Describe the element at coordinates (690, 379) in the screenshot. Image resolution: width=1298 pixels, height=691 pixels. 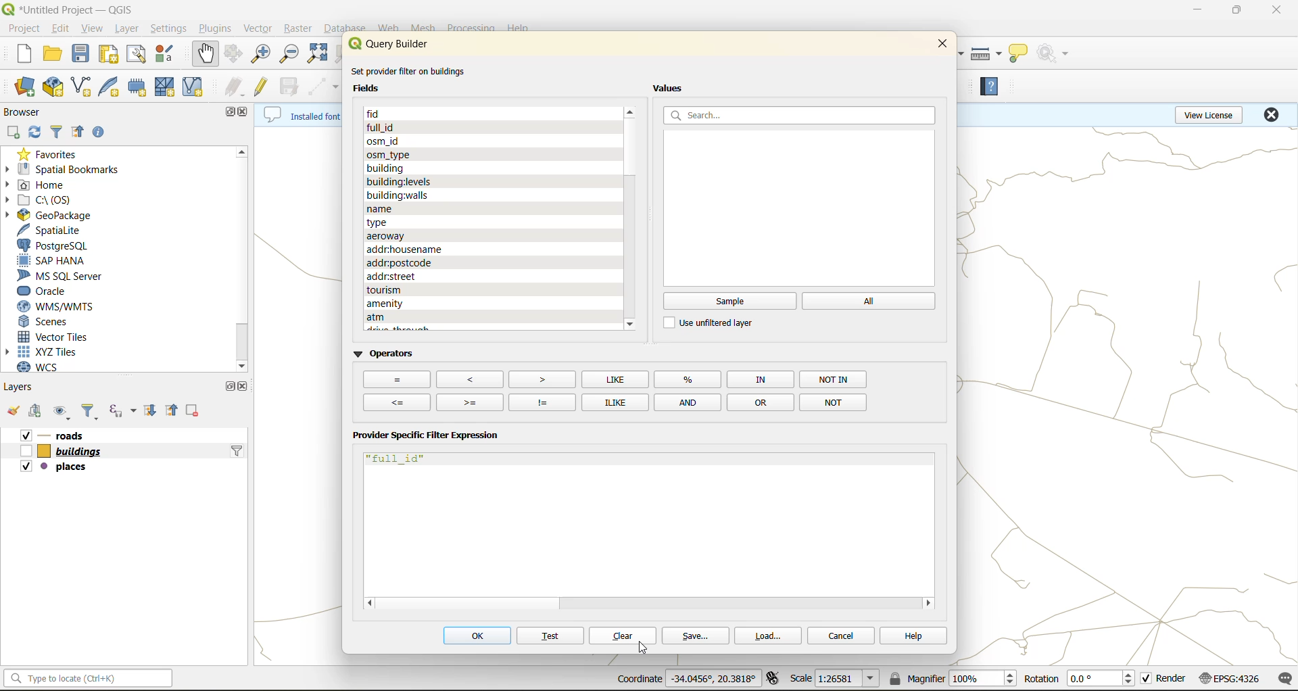
I see `opertators` at that location.